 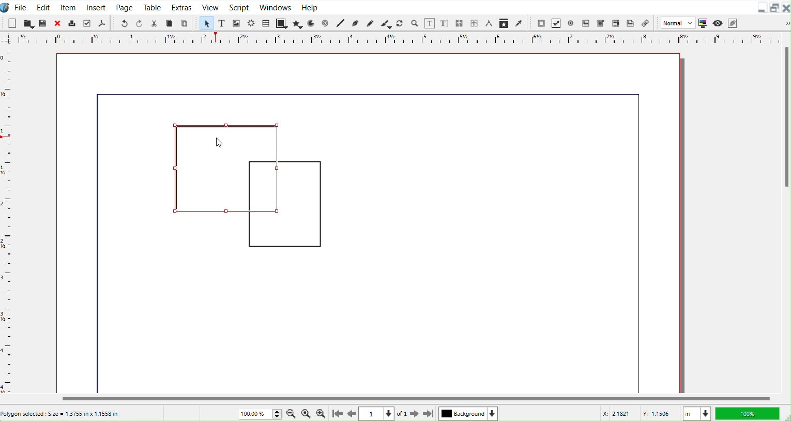 What do you see at coordinates (154, 22) in the screenshot?
I see `Cut` at bounding box center [154, 22].